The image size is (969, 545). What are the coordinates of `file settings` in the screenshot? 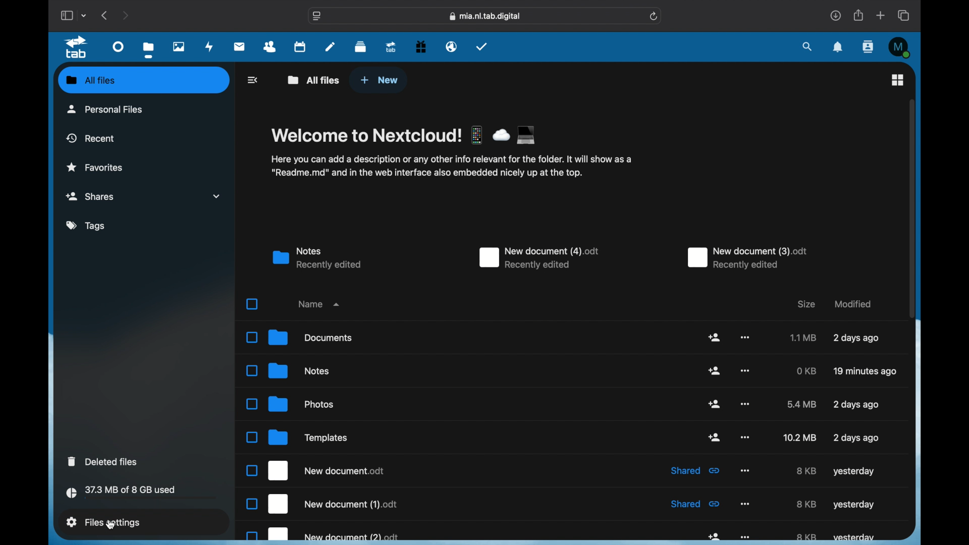 It's located at (103, 522).